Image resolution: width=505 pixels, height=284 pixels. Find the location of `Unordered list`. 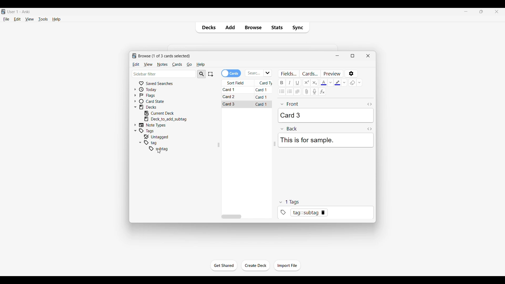

Unordered list is located at coordinates (282, 92).